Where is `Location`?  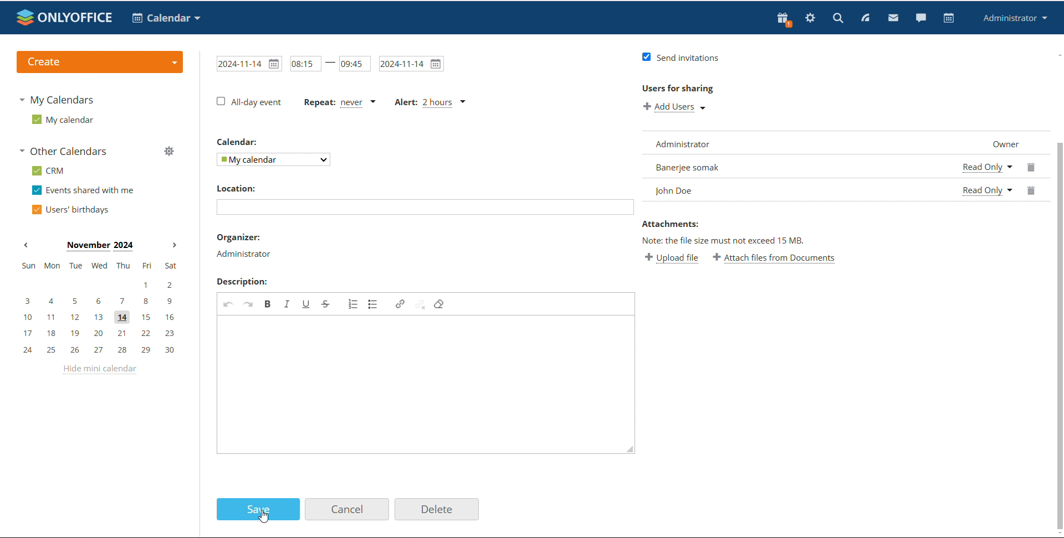
Location is located at coordinates (239, 188).